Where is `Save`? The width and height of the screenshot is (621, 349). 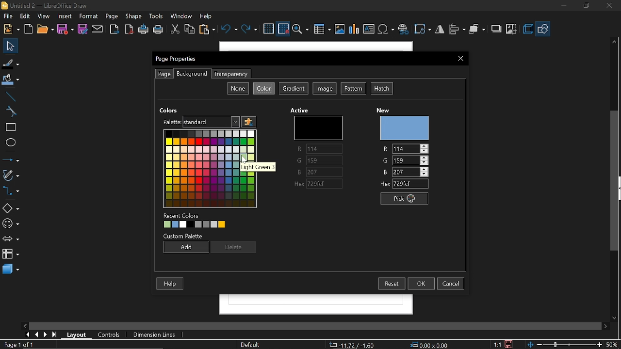 Save is located at coordinates (509, 344).